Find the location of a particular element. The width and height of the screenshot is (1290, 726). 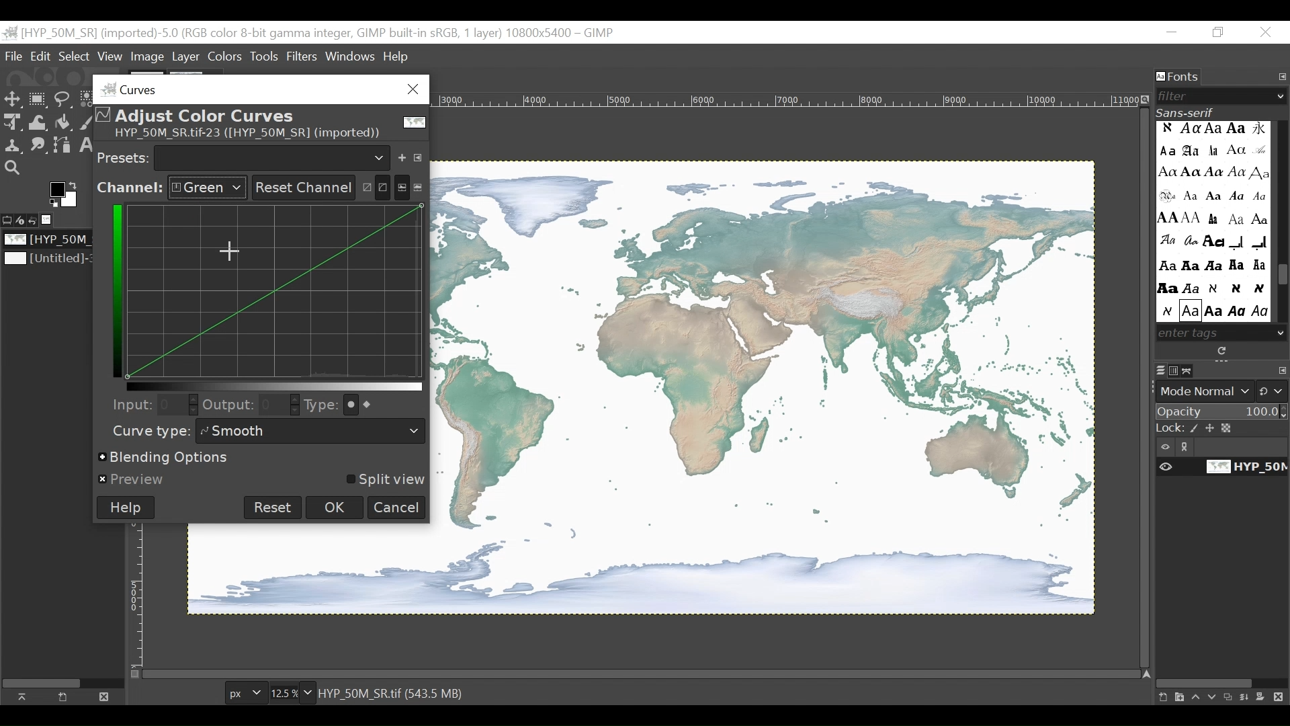

Rectangle Select tool is located at coordinates (38, 100).